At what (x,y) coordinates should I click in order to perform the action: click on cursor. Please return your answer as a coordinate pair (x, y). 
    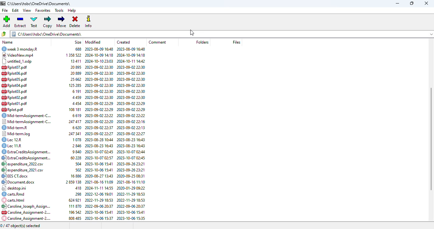
    Looking at the image, I should click on (81, 24).